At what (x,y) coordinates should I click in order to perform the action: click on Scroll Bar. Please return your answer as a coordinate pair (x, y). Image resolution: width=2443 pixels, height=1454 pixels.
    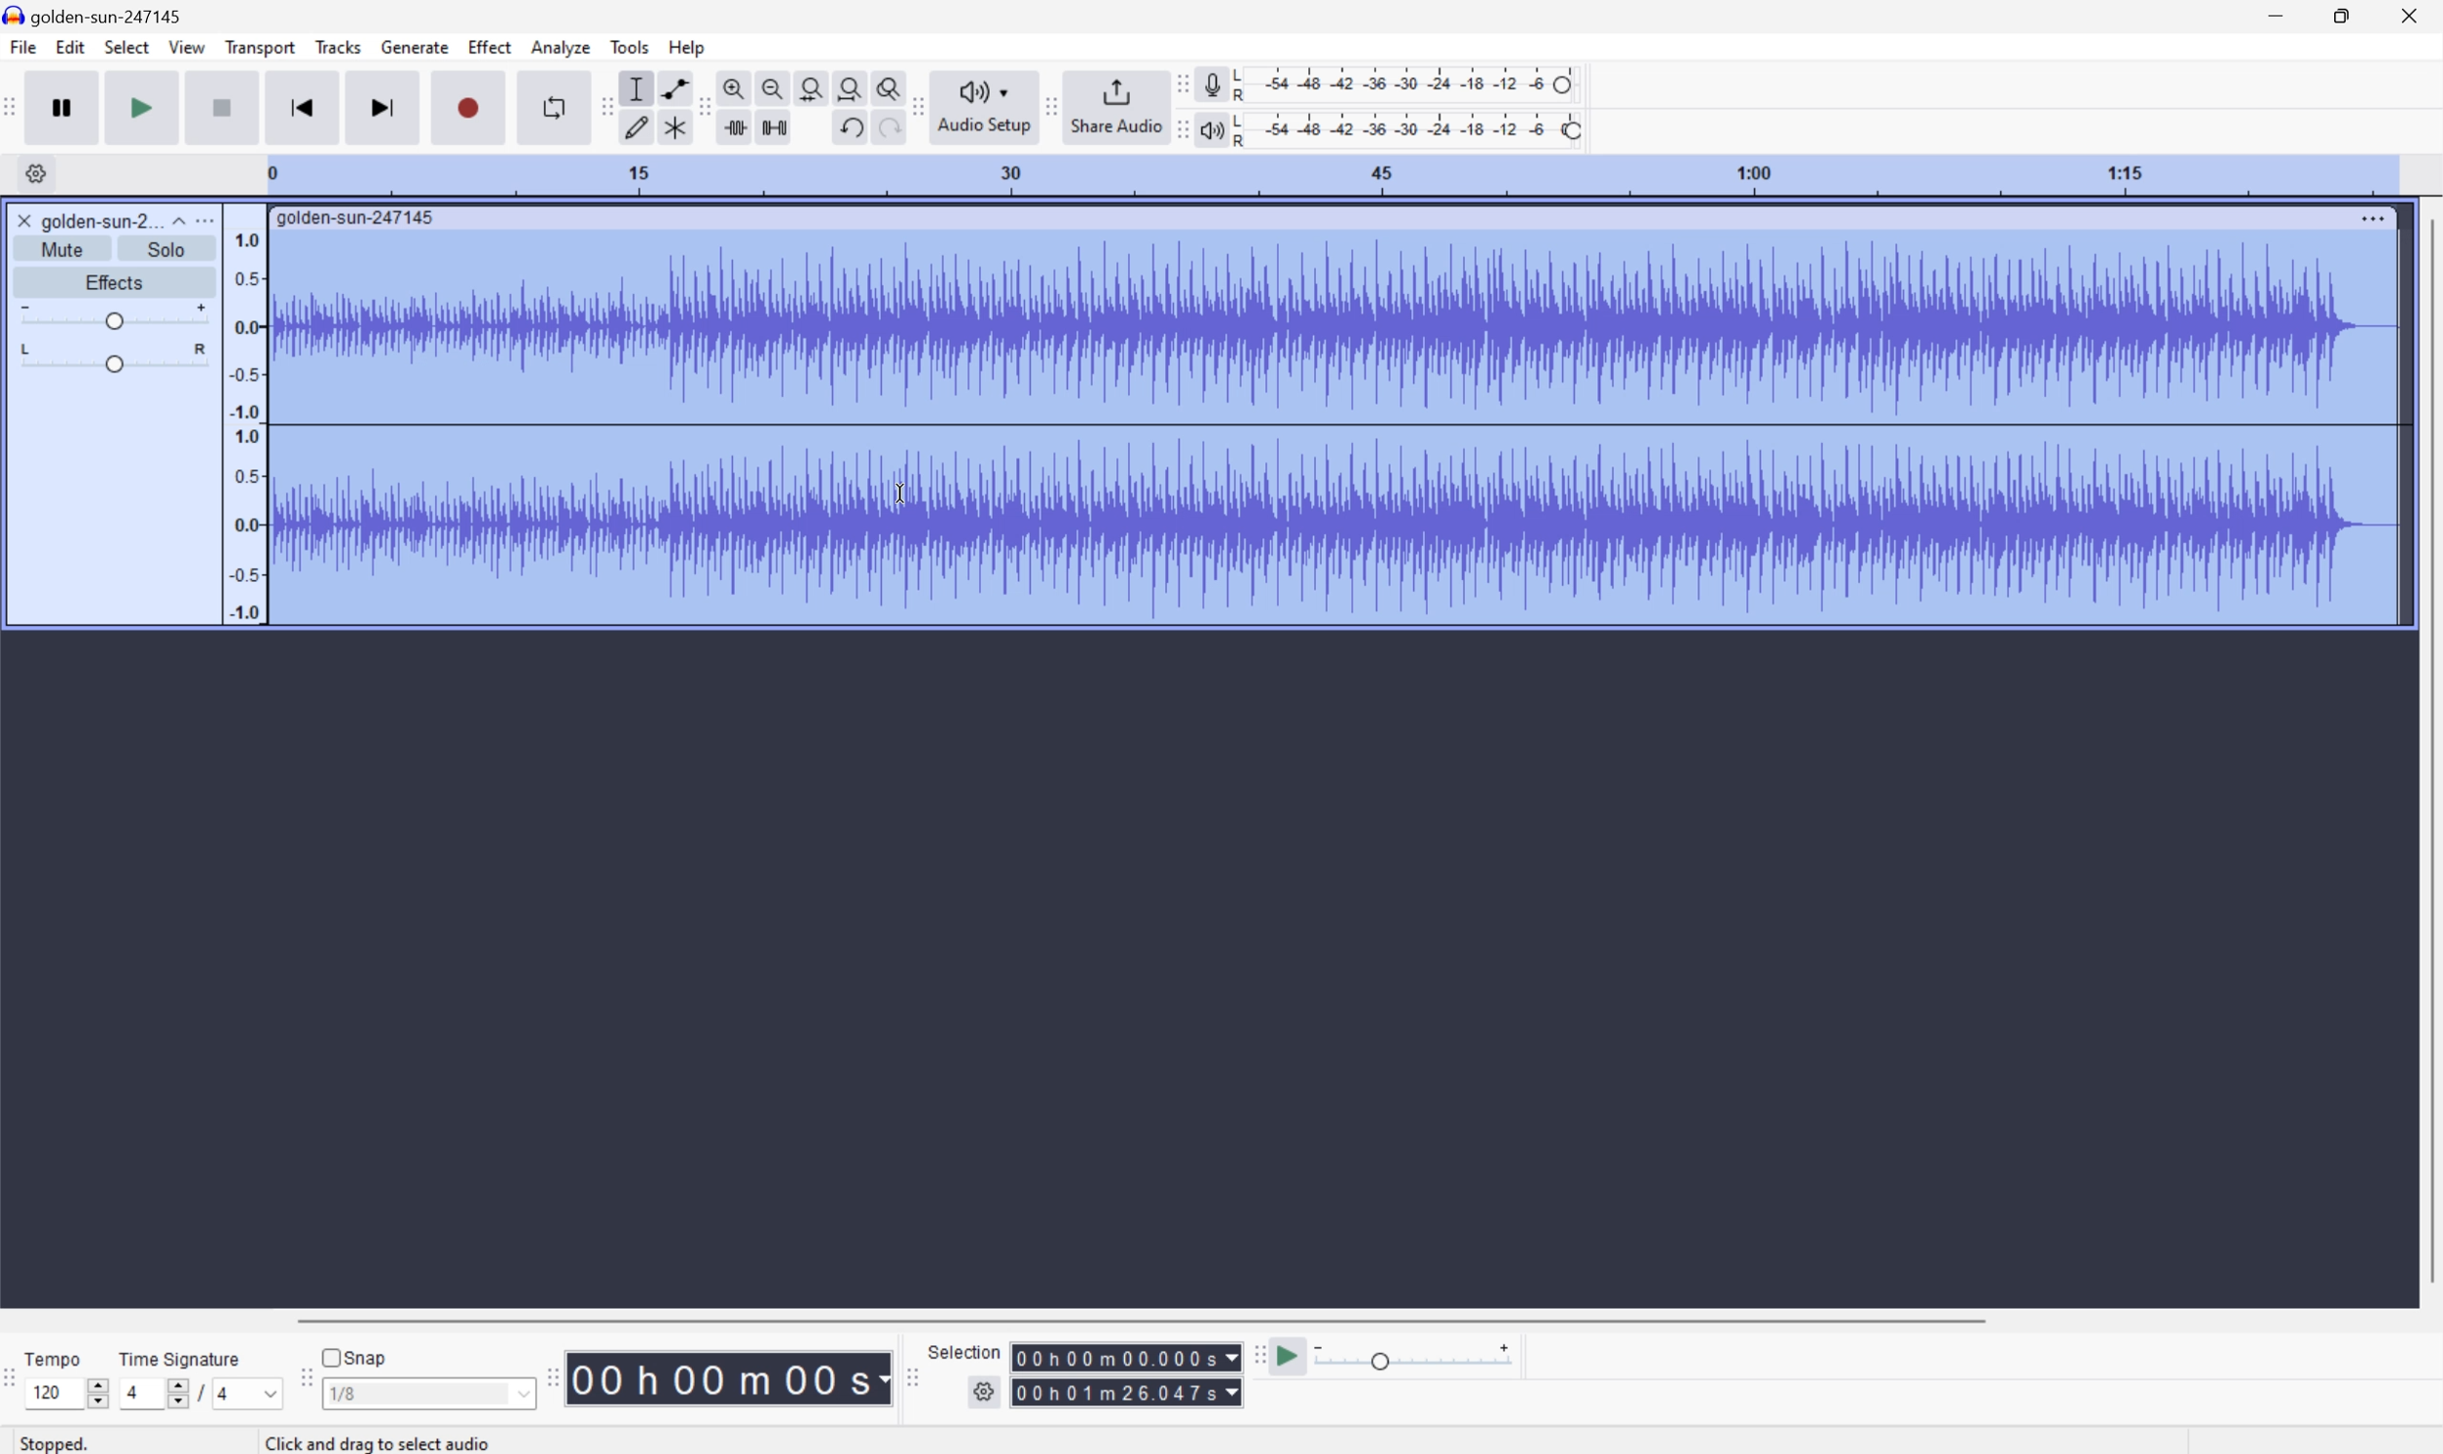
    Looking at the image, I should click on (1141, 1319).